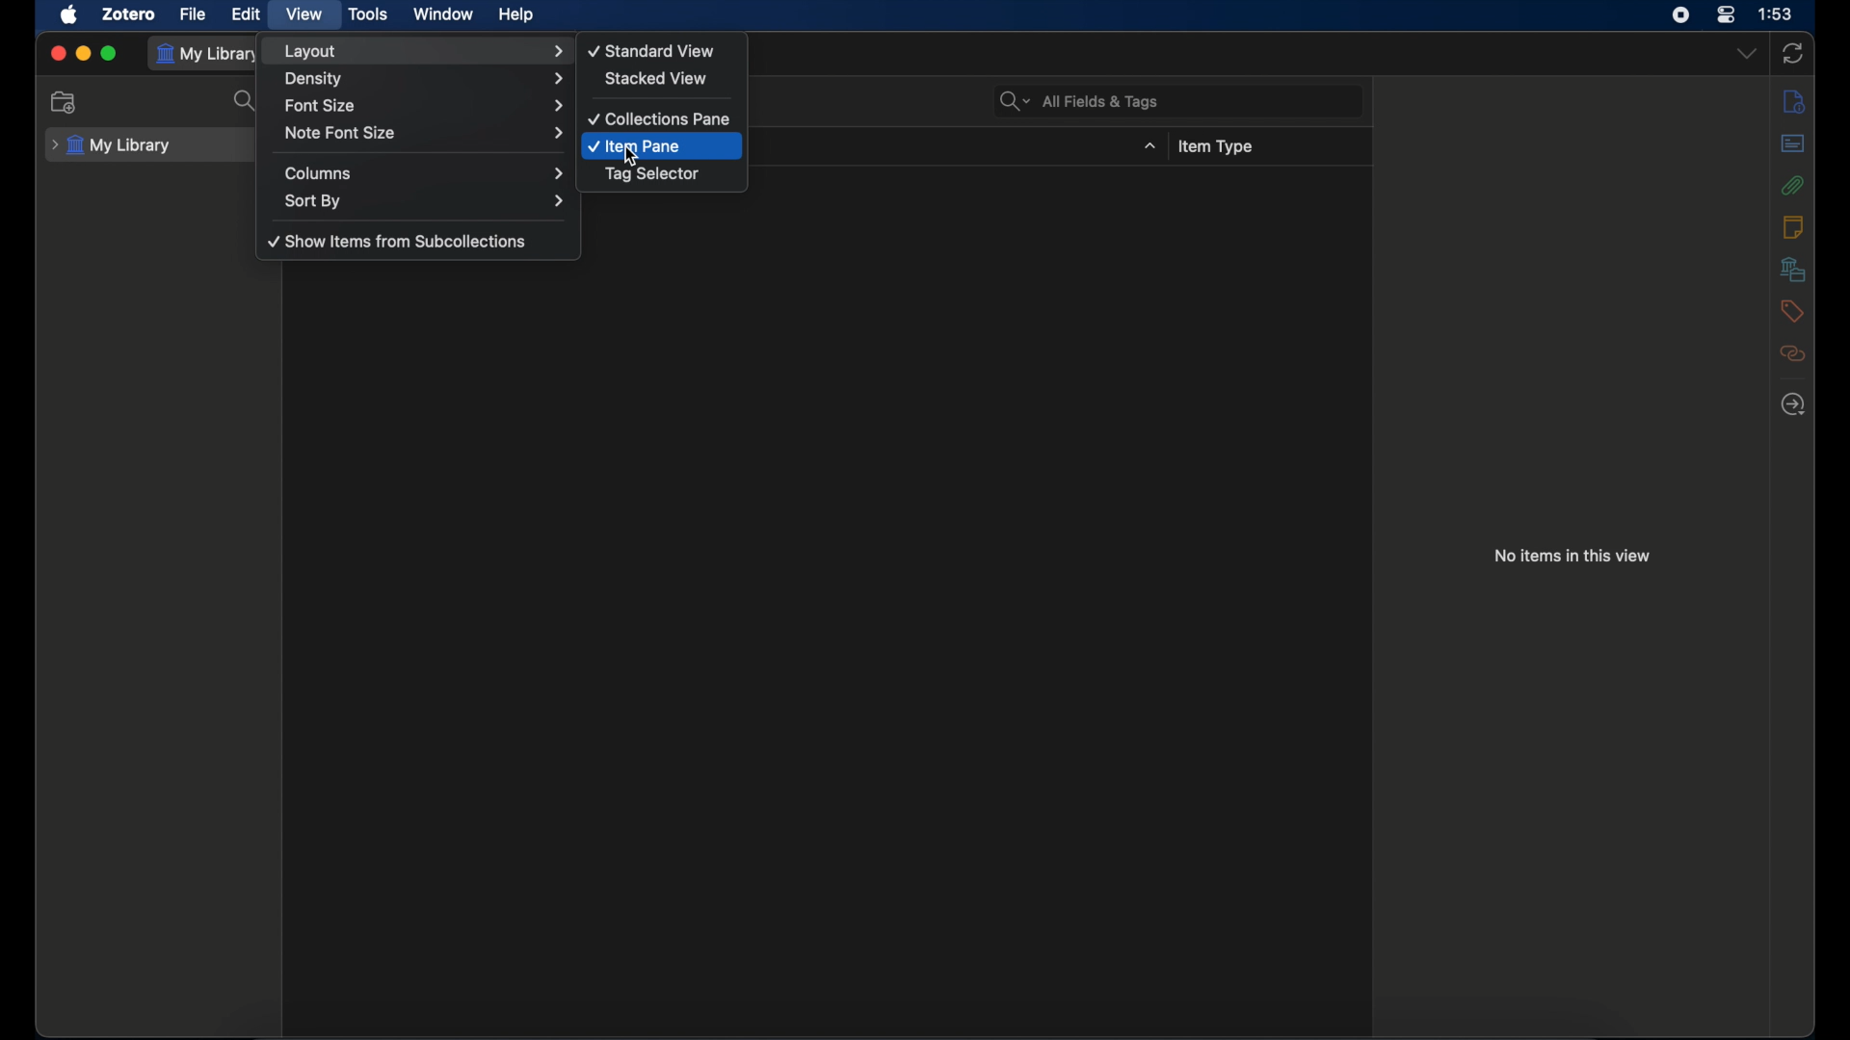 The height and width of the screenshot is (1040, 1850). Describe the element at coordinates (653, 50) in the screenshot. I see `standard view` at that location.